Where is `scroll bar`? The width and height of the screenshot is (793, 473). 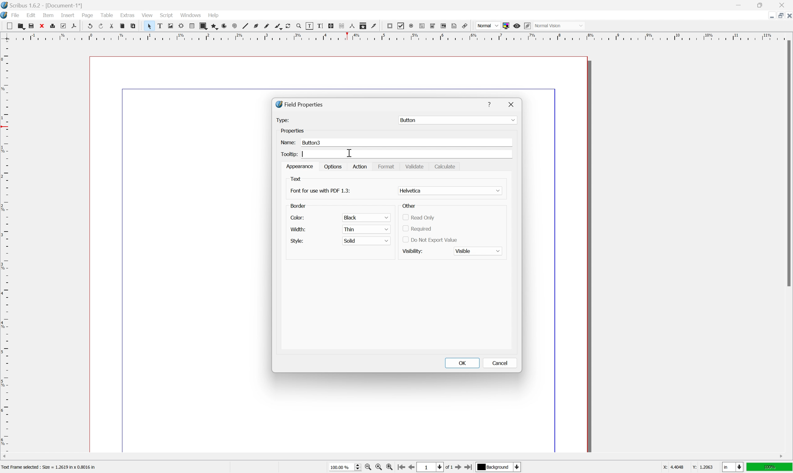
scroll bar is located at coordinates (787, 163).